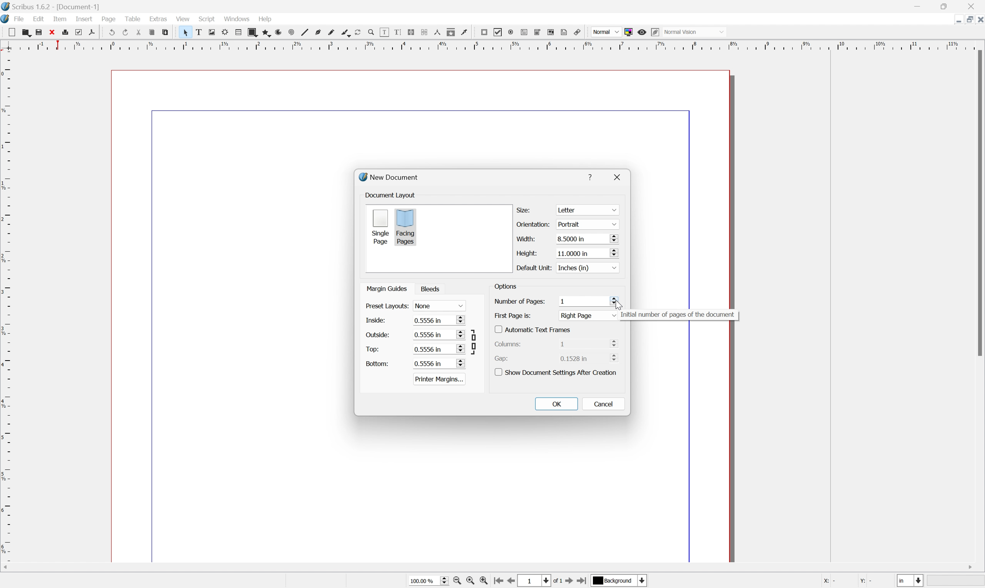 This screenshot has width=985, height=588. I want to click on Scroll bar, so click(979, 204).